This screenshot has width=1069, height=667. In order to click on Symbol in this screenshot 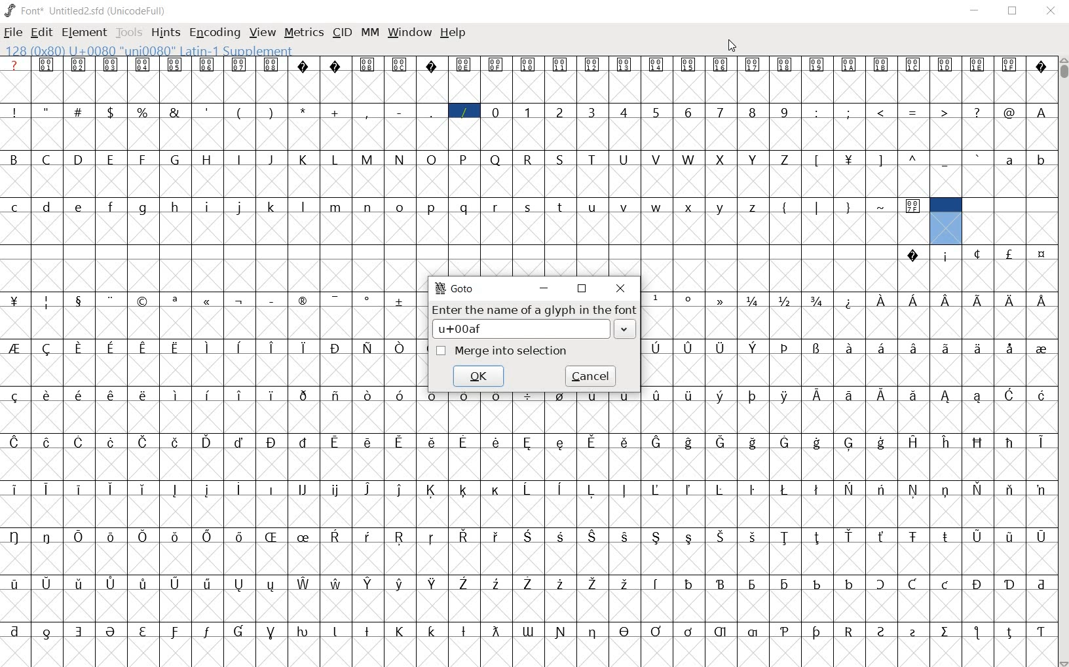, I will do `click(401, 395)`.